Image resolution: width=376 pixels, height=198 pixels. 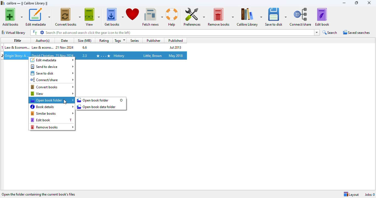 What do you see at coordinates (38, 17) in the screenshot?
I see `edit metadata` at bounding box center [38, 17].